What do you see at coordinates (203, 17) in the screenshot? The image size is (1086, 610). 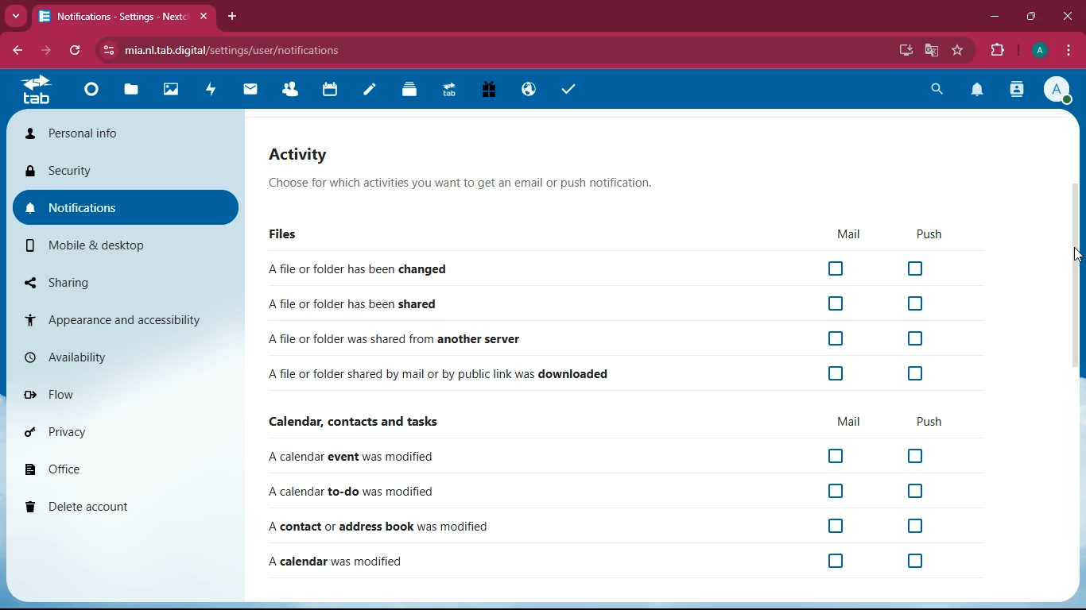 I see `close` at bounding box center [203, 17].